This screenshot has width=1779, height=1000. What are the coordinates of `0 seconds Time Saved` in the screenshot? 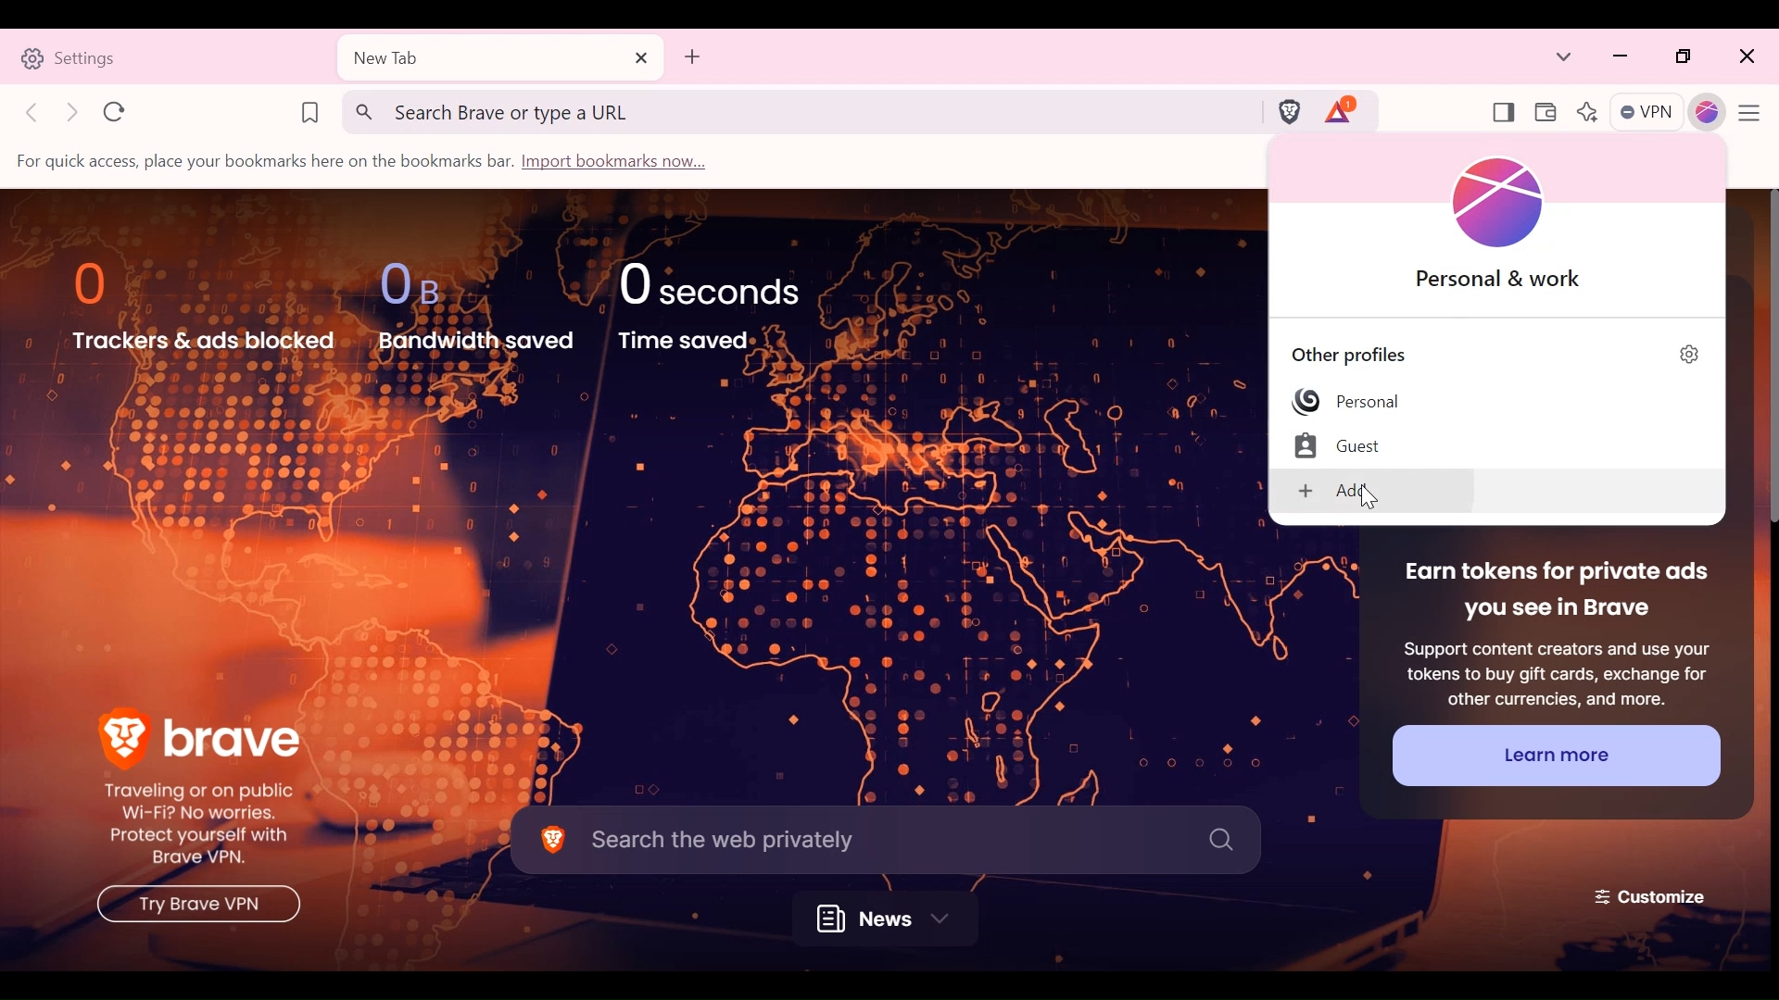 It's located at (727, 304).